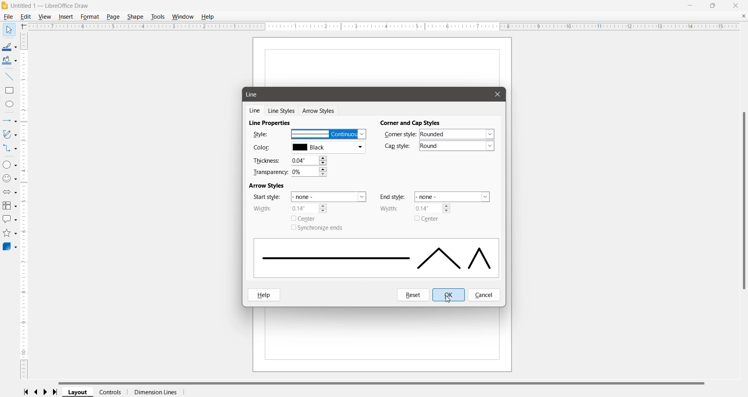 Image resolution: width=748 pixels, height=397 pixels. What do you see at coordinates (10, 219) in the screenshot?
I see `Callout Shapes` at bounding box center [10, 219].